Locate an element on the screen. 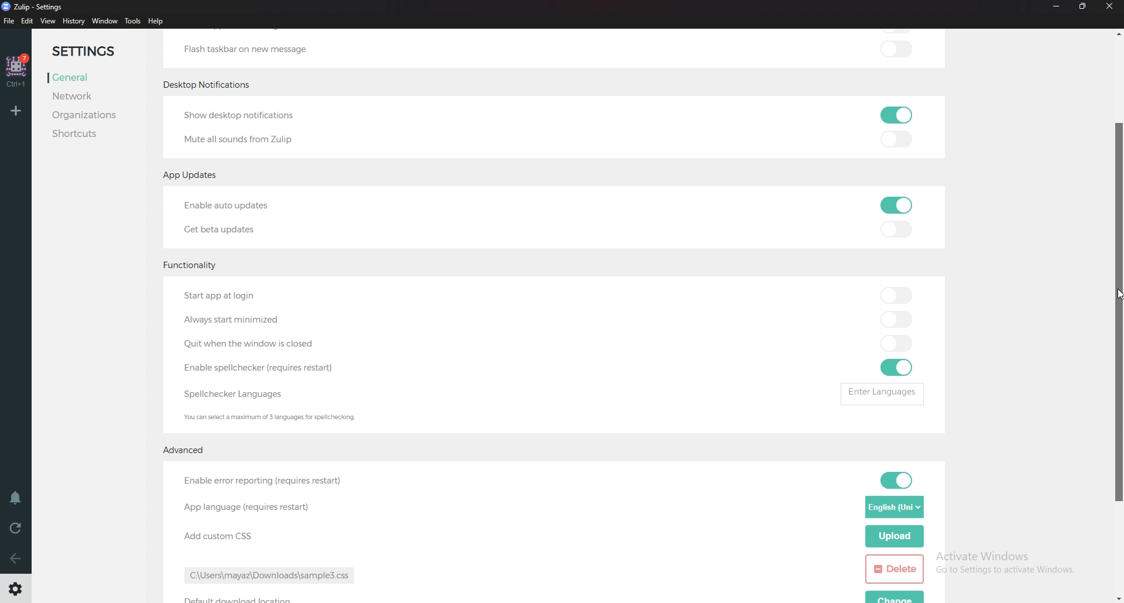 This screenshot has height=603, width=1124. Minimize is located at coordinates (1057, 6).